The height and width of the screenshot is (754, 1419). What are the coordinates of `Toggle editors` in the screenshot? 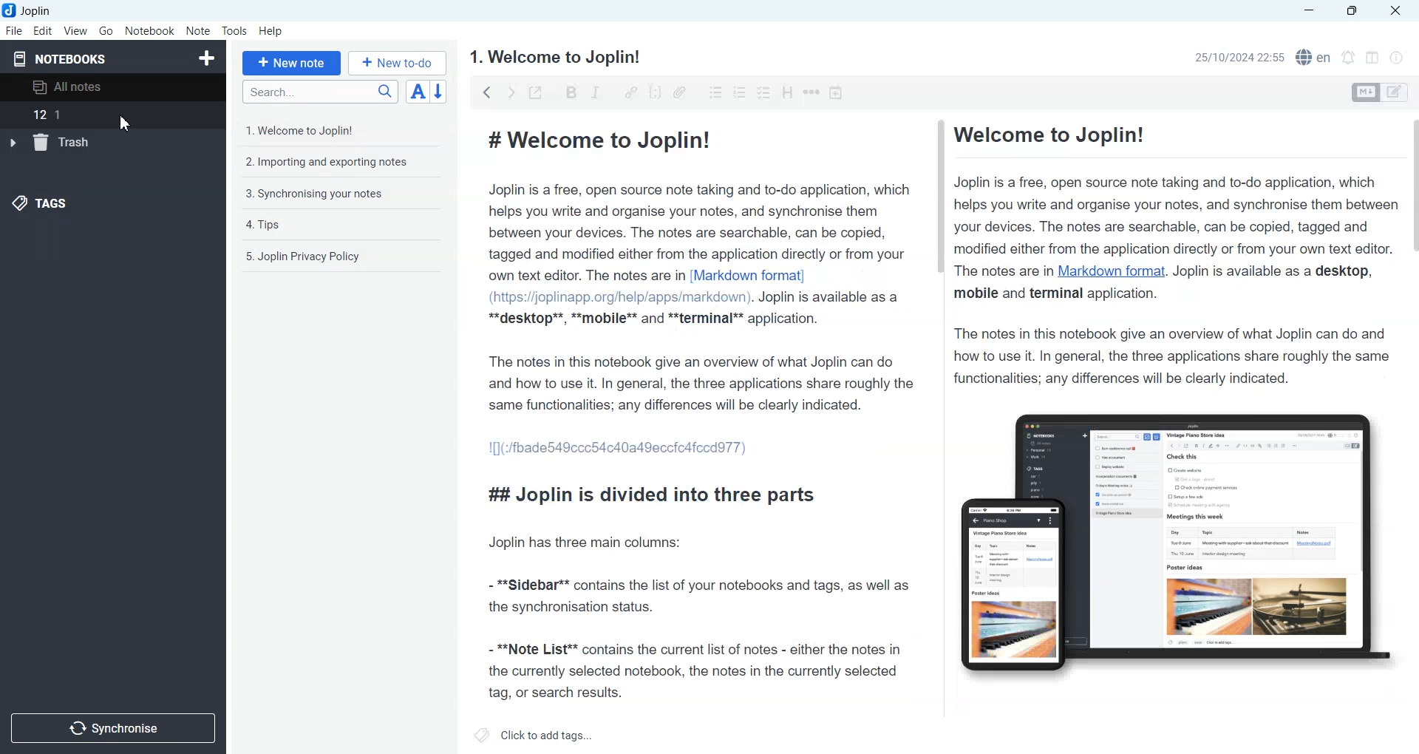 It's located at (1397, 93).